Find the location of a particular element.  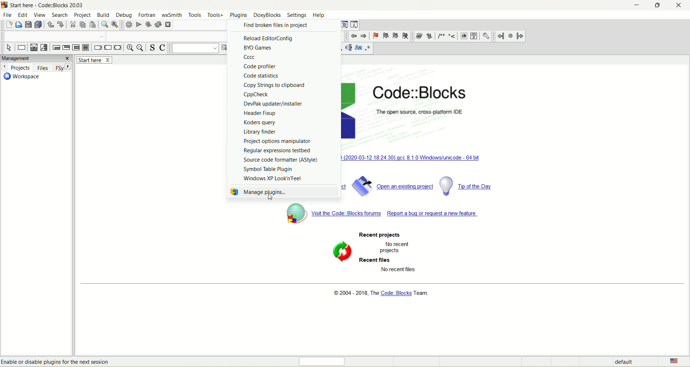

manage plugins is located at coordinates (283, 192).